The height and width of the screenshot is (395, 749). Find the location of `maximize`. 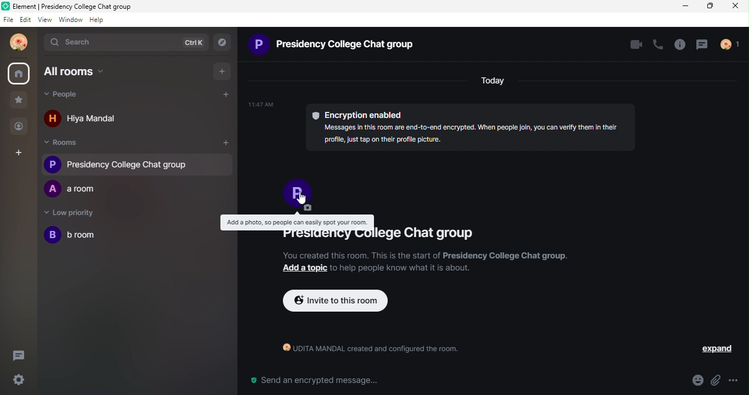

maximize is located at coordinates (711, 7).